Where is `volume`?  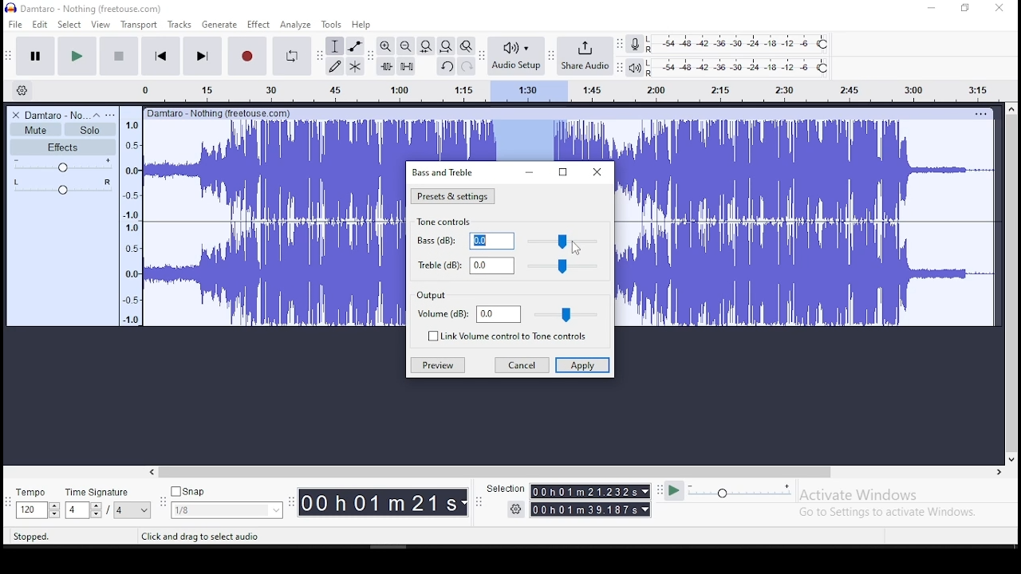
volume is located at coordinates (64, 165).